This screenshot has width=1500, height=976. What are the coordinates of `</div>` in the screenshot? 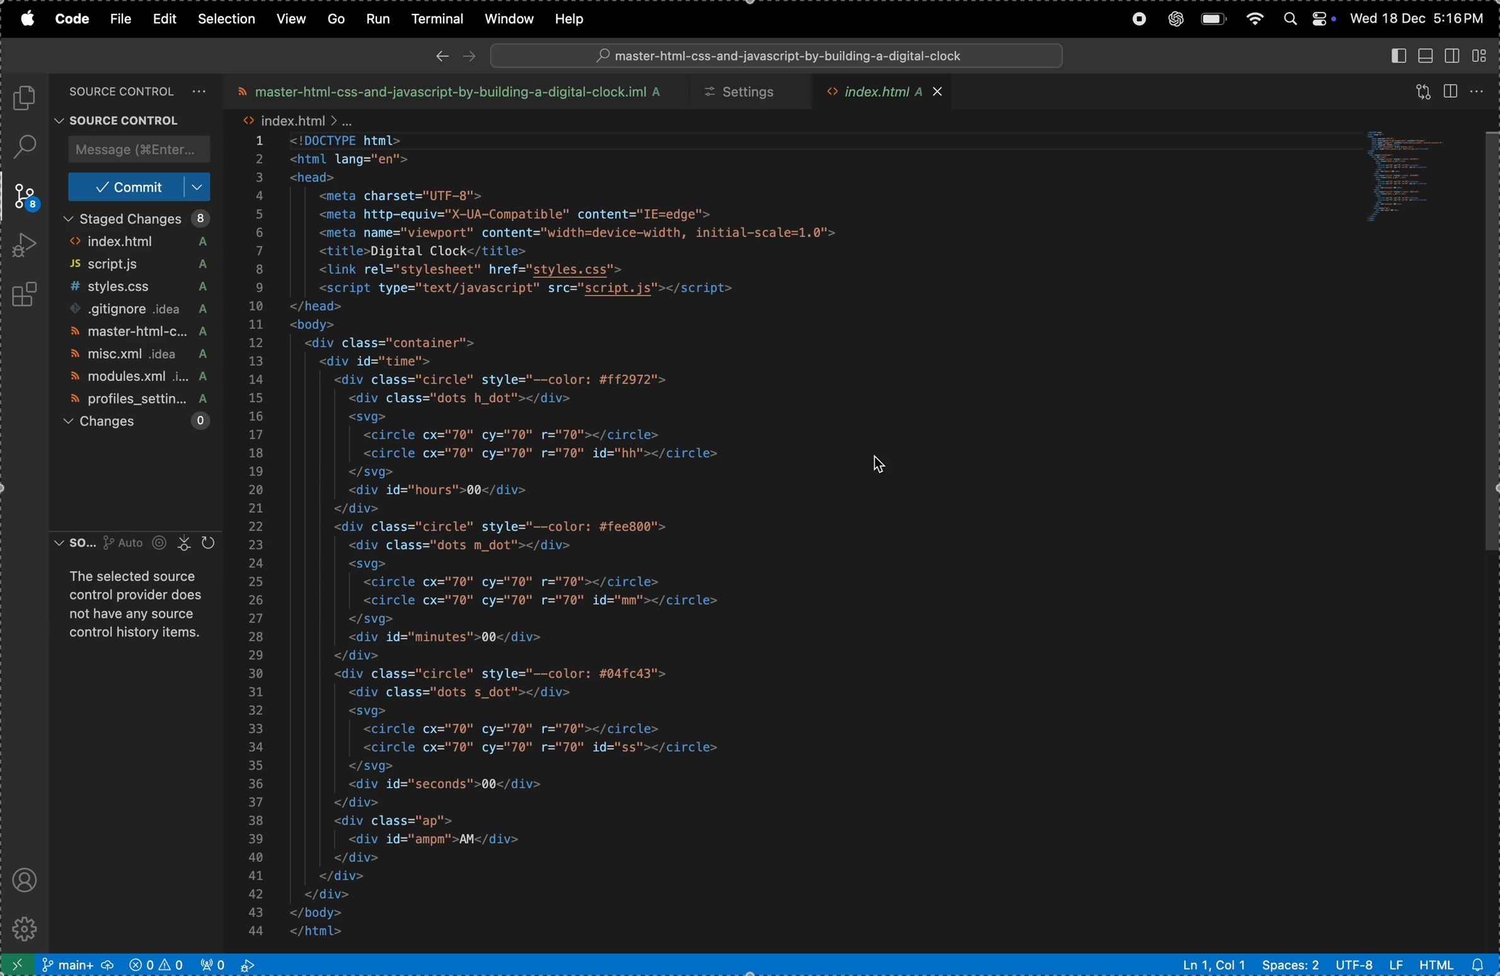 It's located at (357, 803).